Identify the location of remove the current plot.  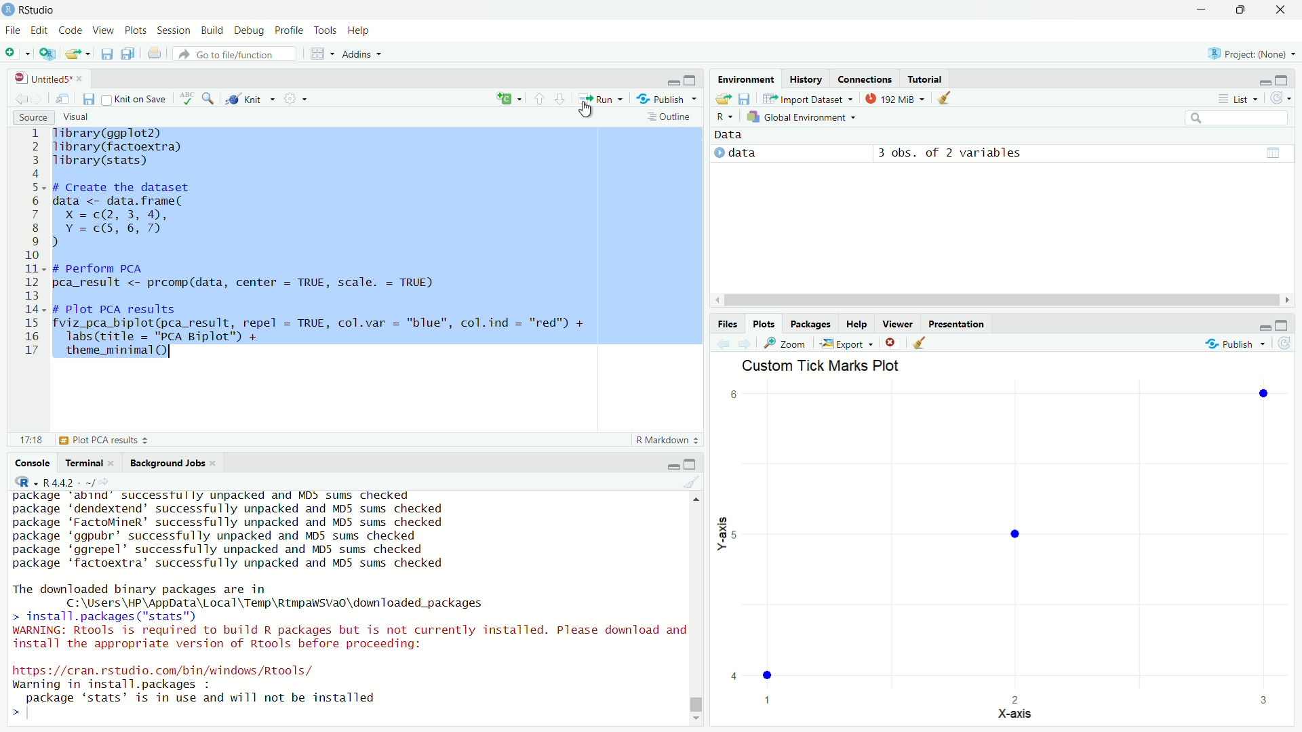
(891, 342).